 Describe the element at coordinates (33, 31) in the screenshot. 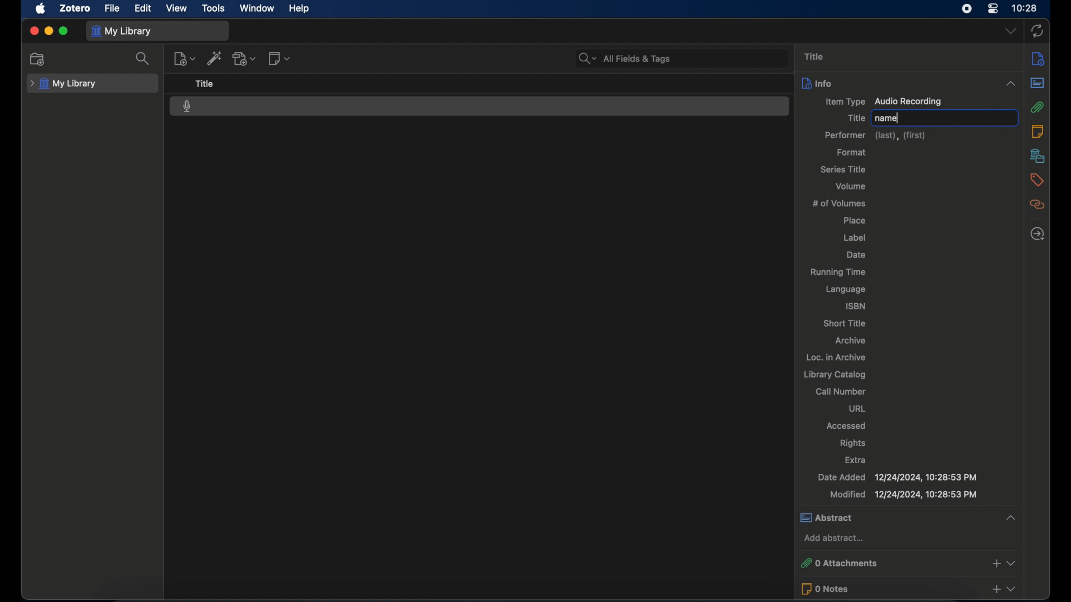

I see `close` at that location.